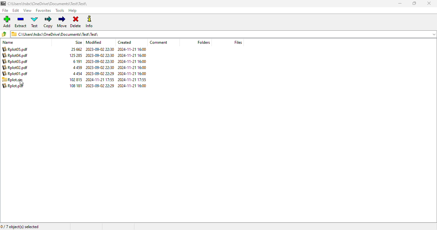  What do you see at coordinates (16, 55) in the screenshot?
I see `Rplot04.pdf` at bounding box center [16, 55].